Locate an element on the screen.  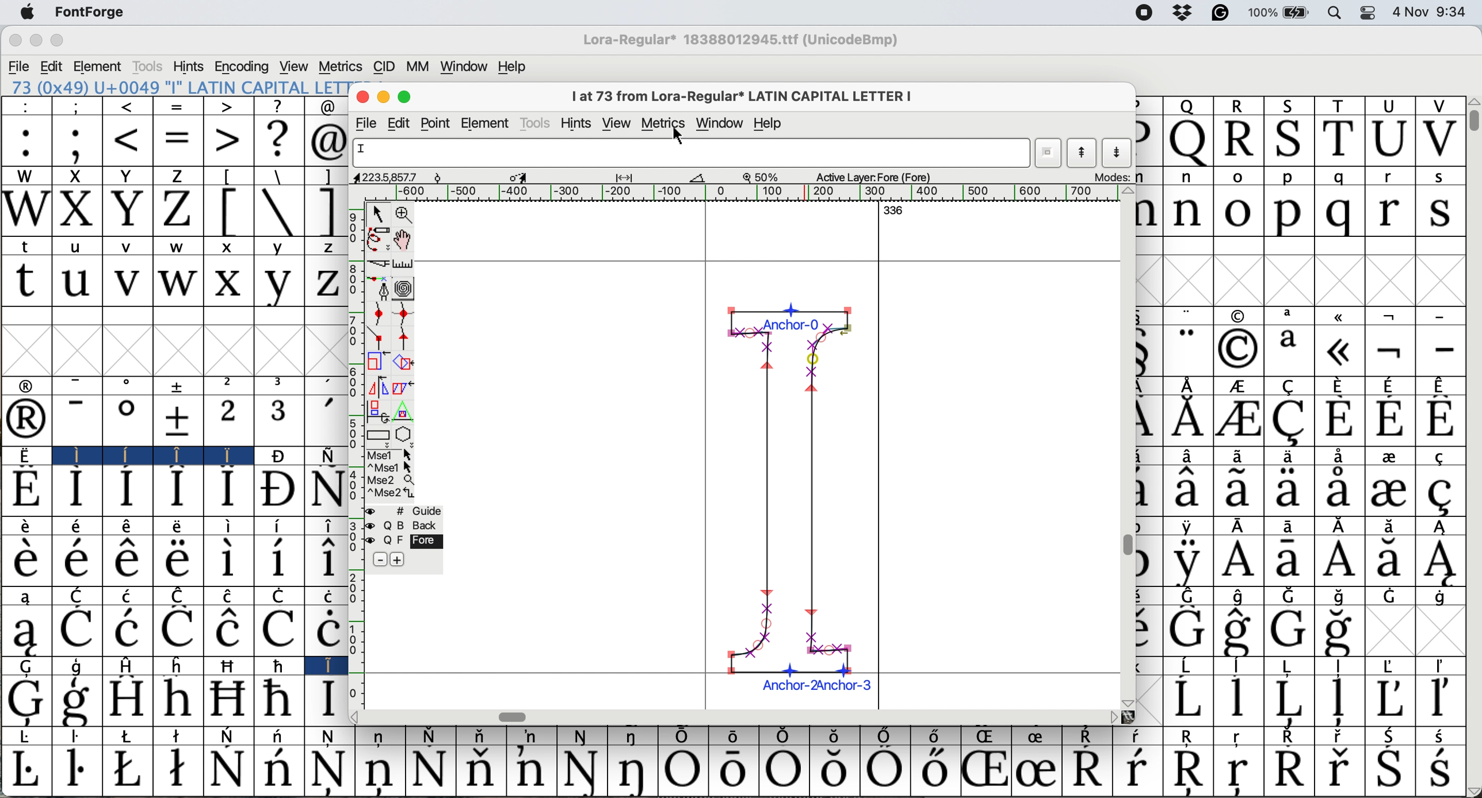
g is located at coordinates (78, 666).